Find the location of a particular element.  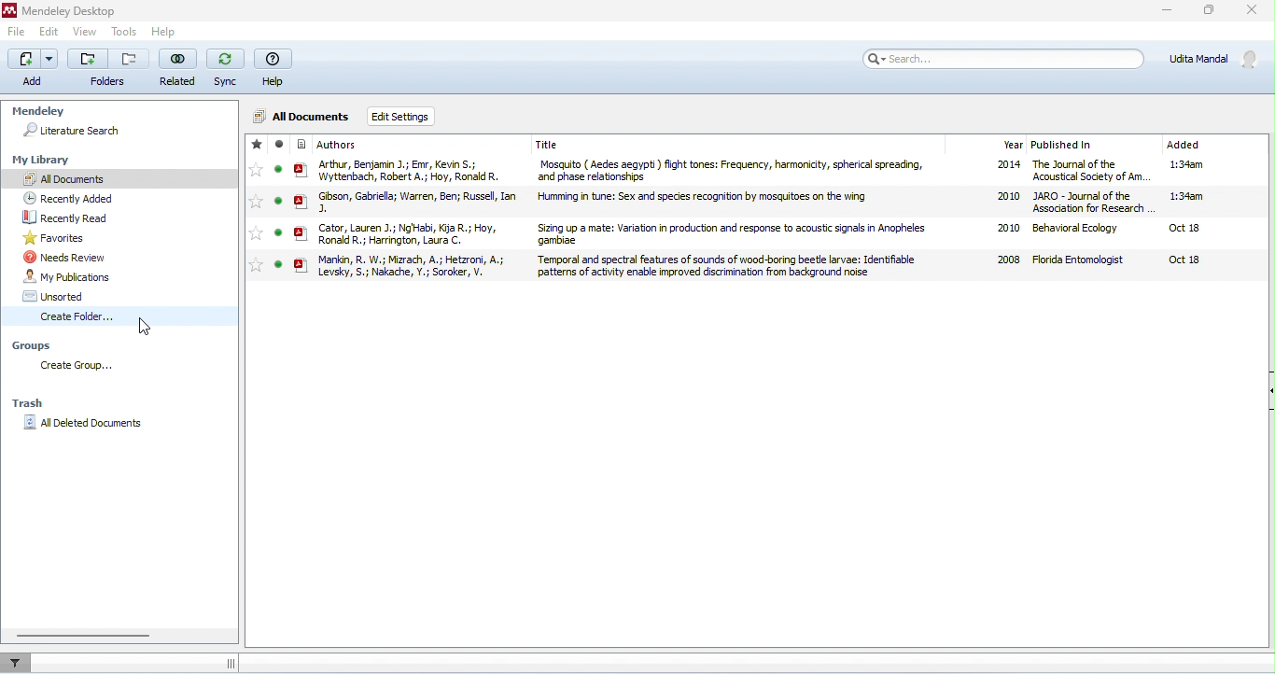

Mankin, R. W. Mizrach, A. Hetzroni, A. Levsky, S. Nakache, Y. Soroker, V. is located at coordinates (413, 264).